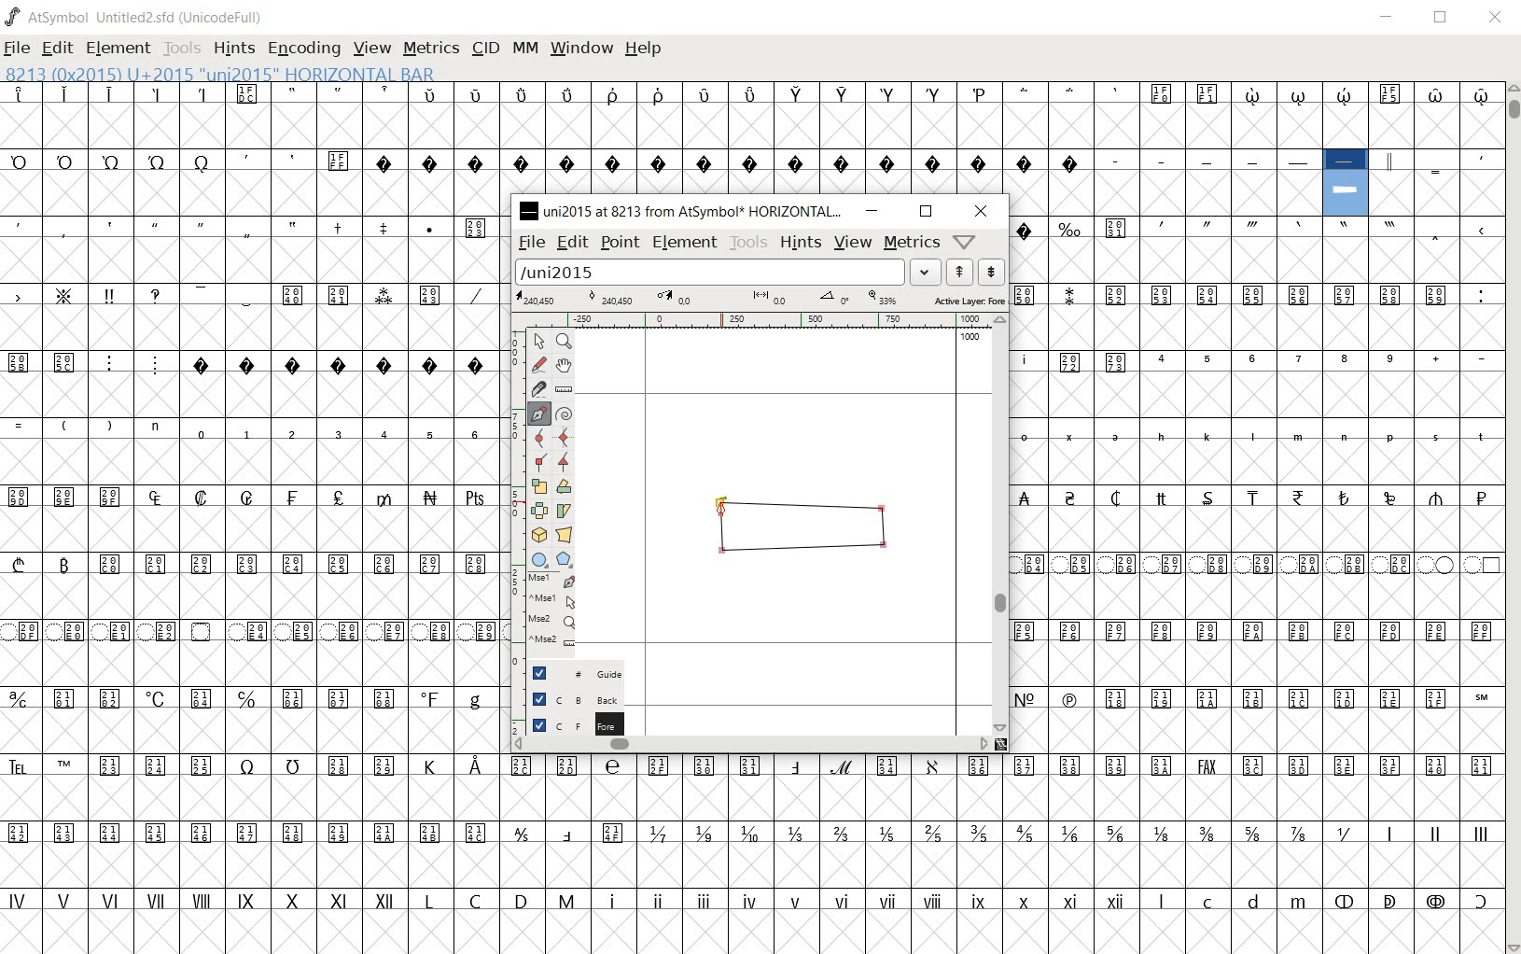 Image resolution: width=1521 pixels, height=954 pixels. What do you see at coordinates (748, 243) in the screenshot?
I see `tools` at bounding box center [748, 243].